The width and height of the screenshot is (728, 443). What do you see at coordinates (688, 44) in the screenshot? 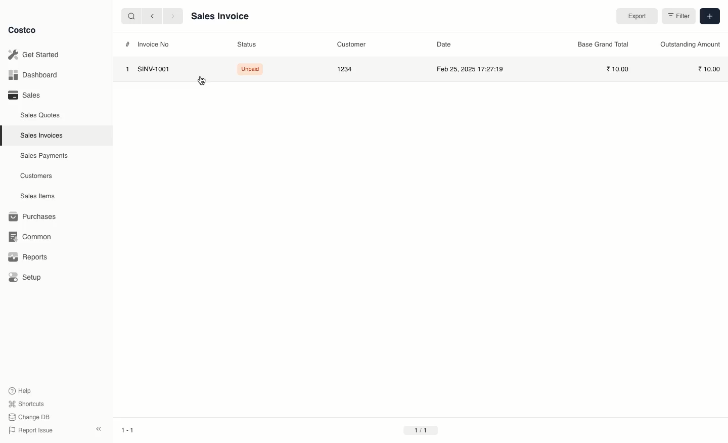
I see `‘Outstanding Amount` at bounding box center [688, 44].